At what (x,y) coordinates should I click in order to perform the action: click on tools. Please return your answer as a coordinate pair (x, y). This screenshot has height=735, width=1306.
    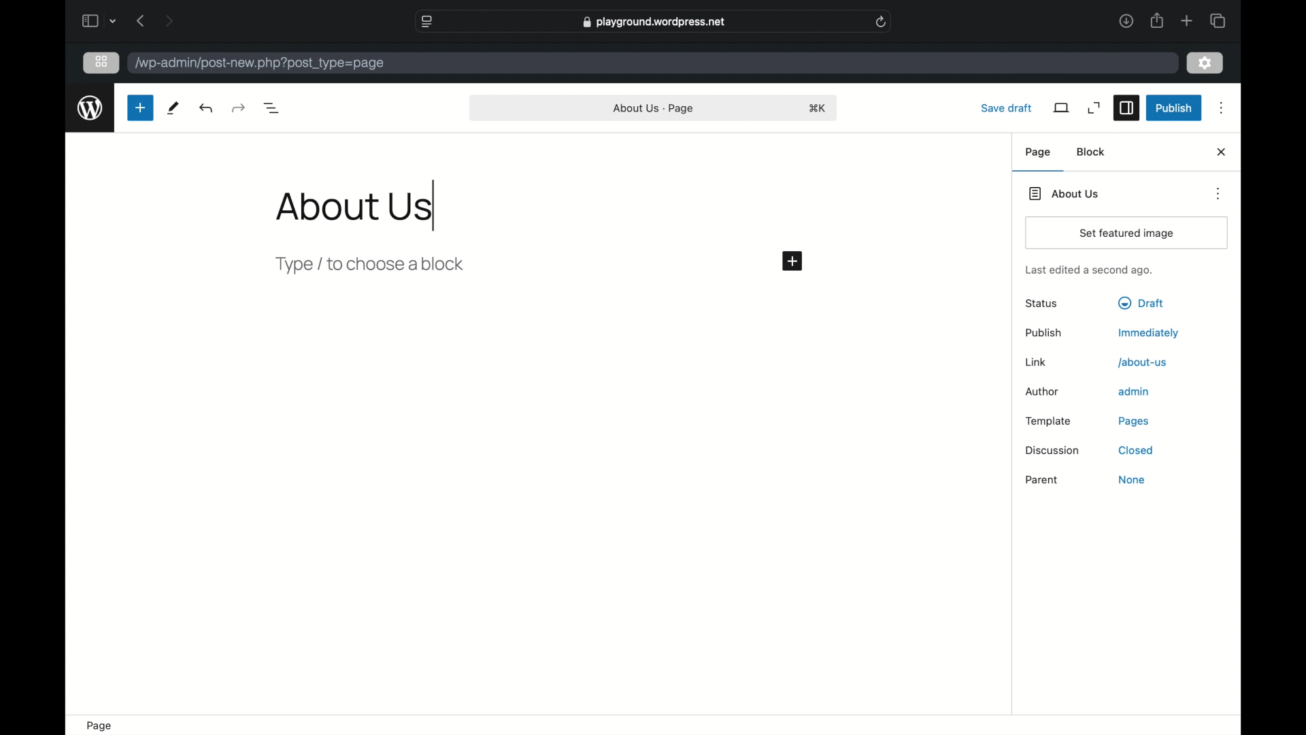
    Looking at the image, I should click on (173, 109).